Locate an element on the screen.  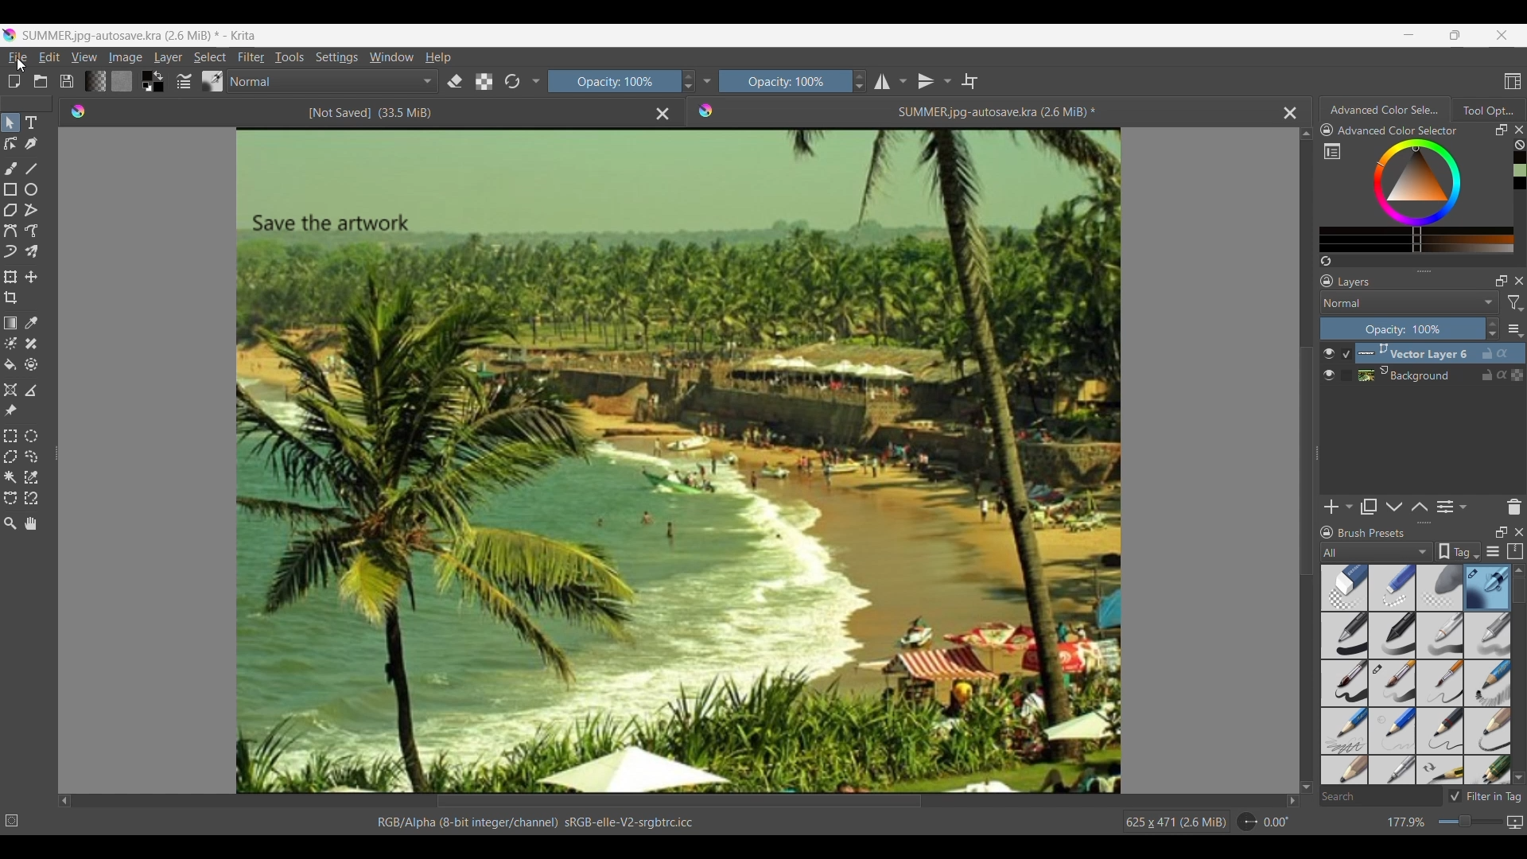
Quick slide to top is located at coordinates (1306, 134).